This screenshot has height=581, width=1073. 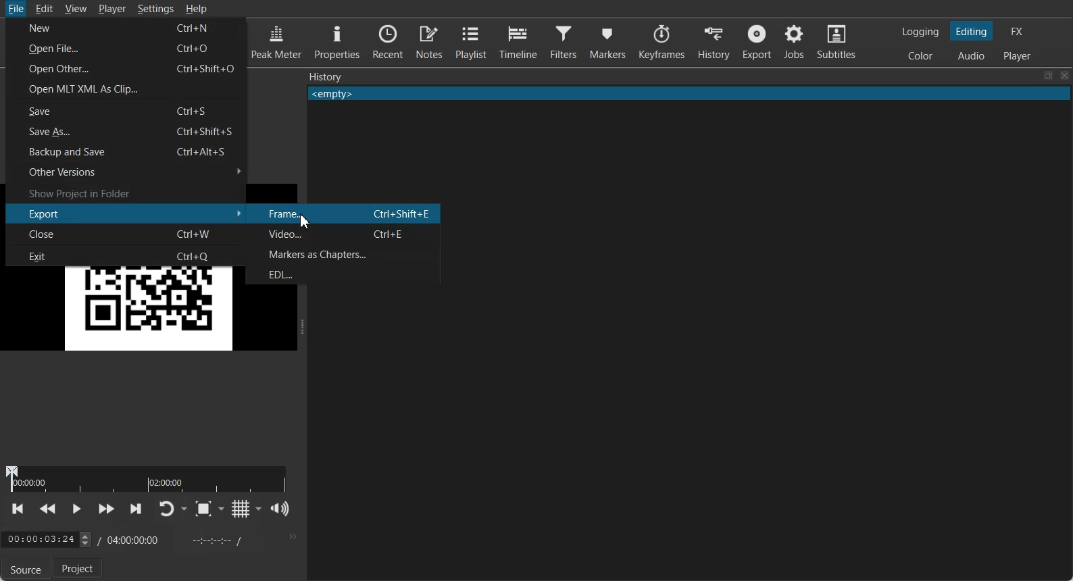 I want to click on New, so click(x=73, y=28).